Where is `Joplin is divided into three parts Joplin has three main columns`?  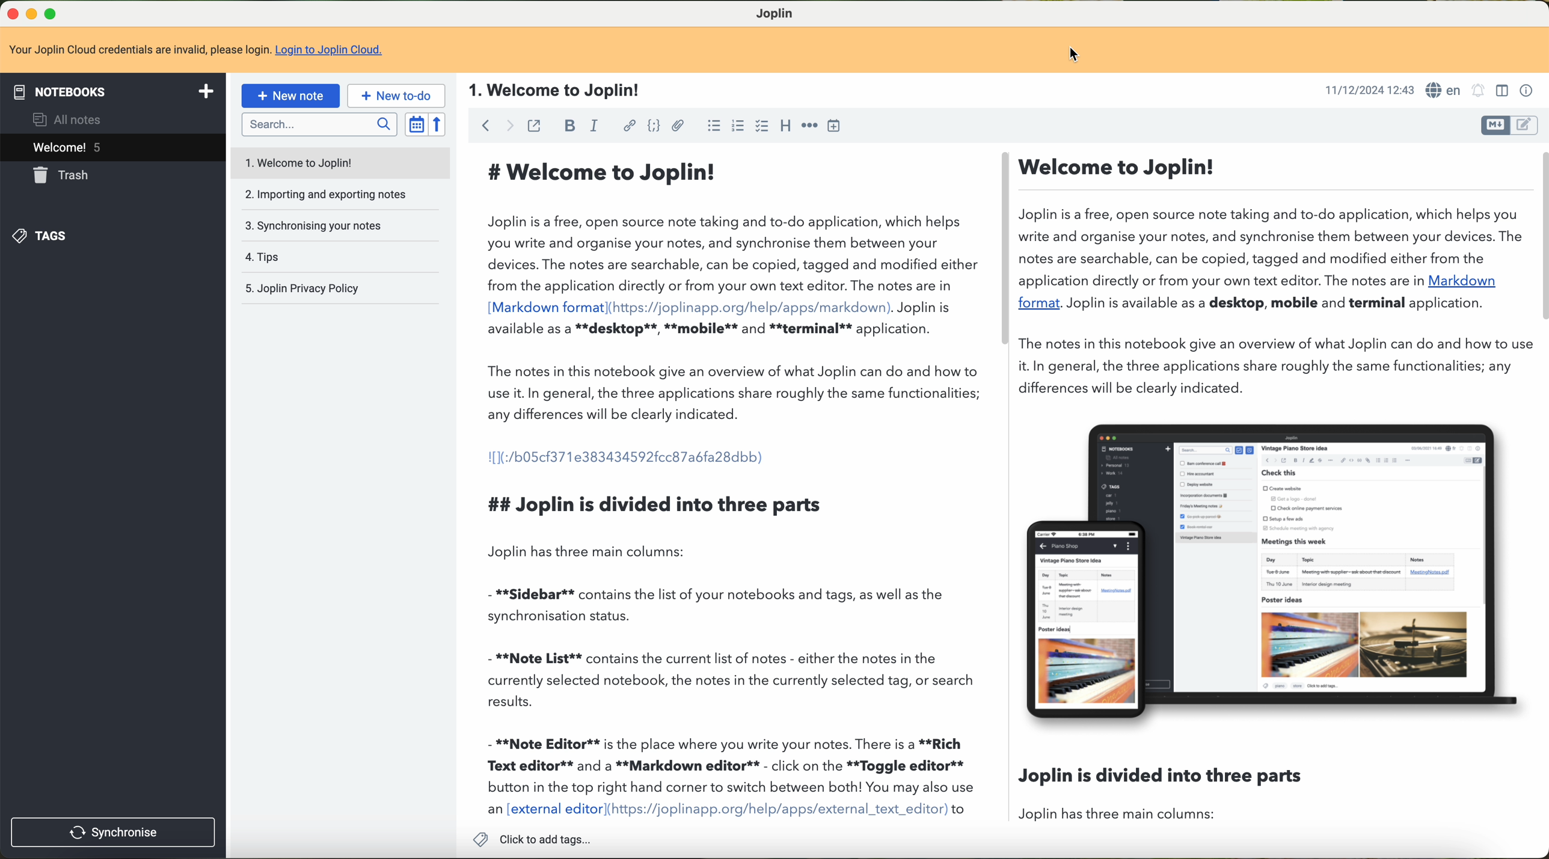
Joplin is divided into three parts Joplin has three main columns is located at coordinates (1008, 791).